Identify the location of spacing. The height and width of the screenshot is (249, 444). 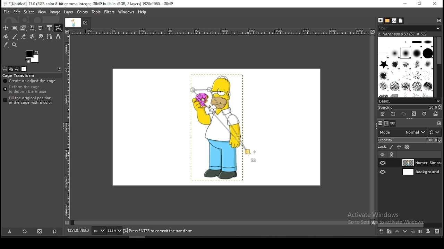
(409, 107).